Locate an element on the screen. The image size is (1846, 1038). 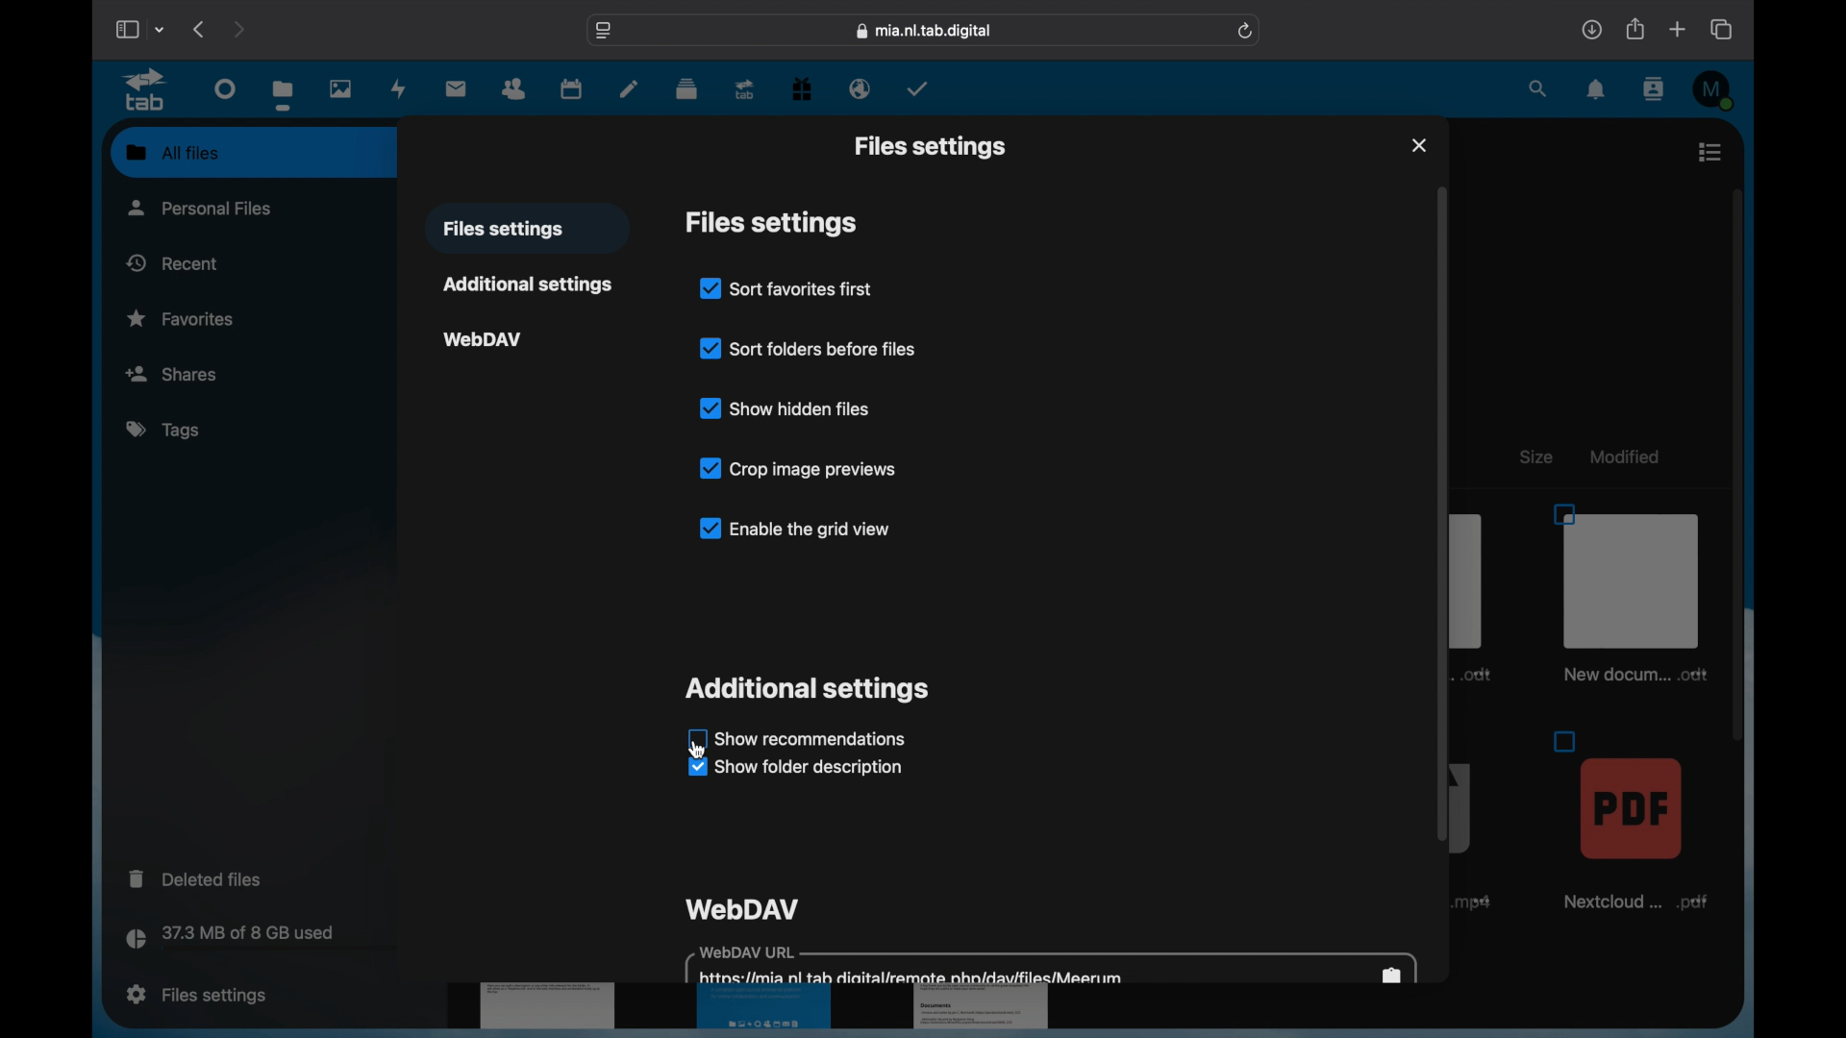
document is located at coordinates (981, 1016).